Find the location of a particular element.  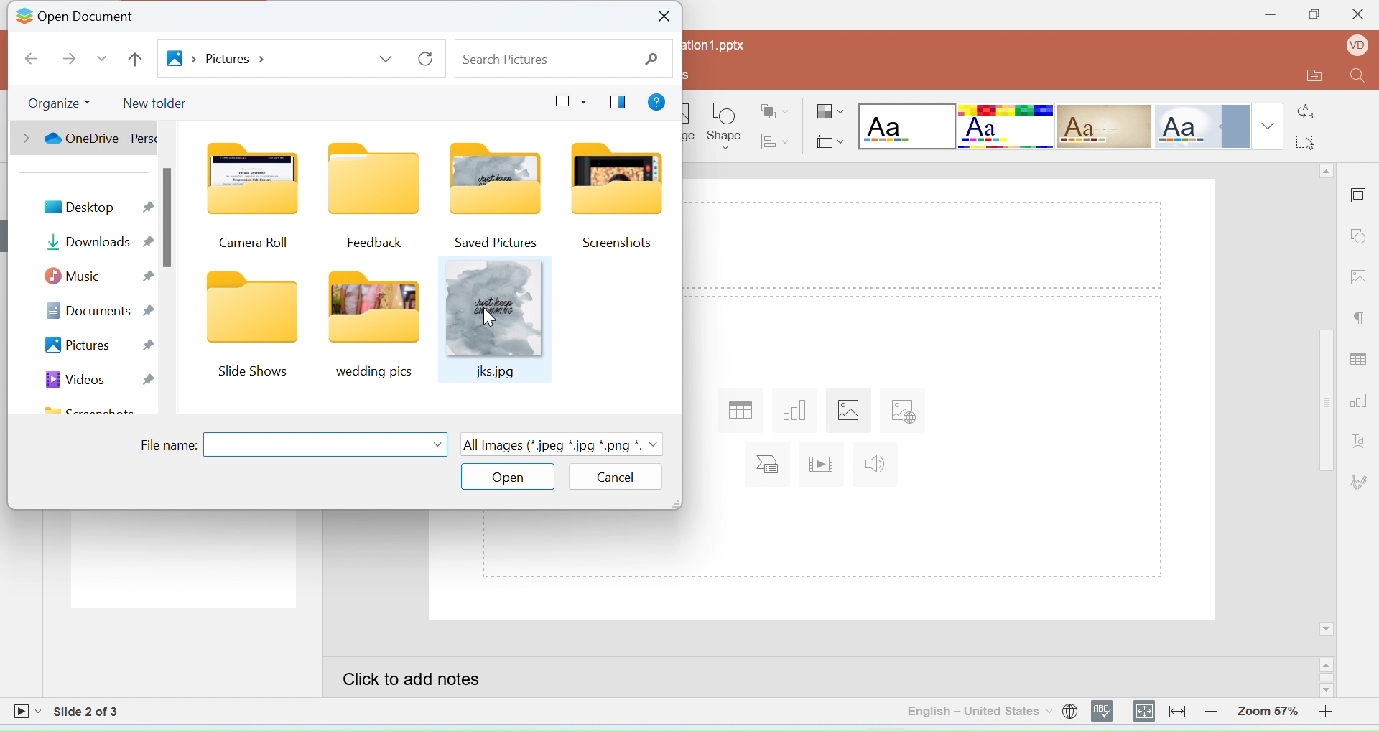

folder-6 is located at coordinates (373, 327).